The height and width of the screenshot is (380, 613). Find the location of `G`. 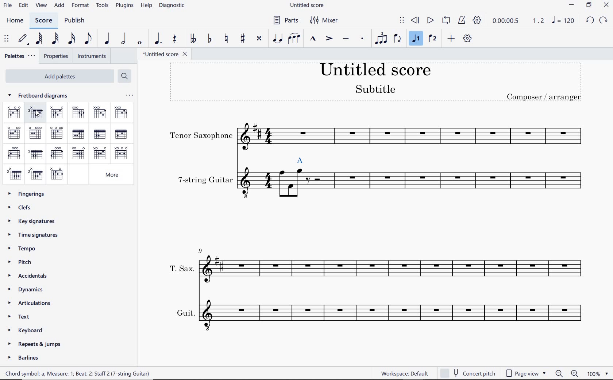

G is located at coordinates (15, 153).